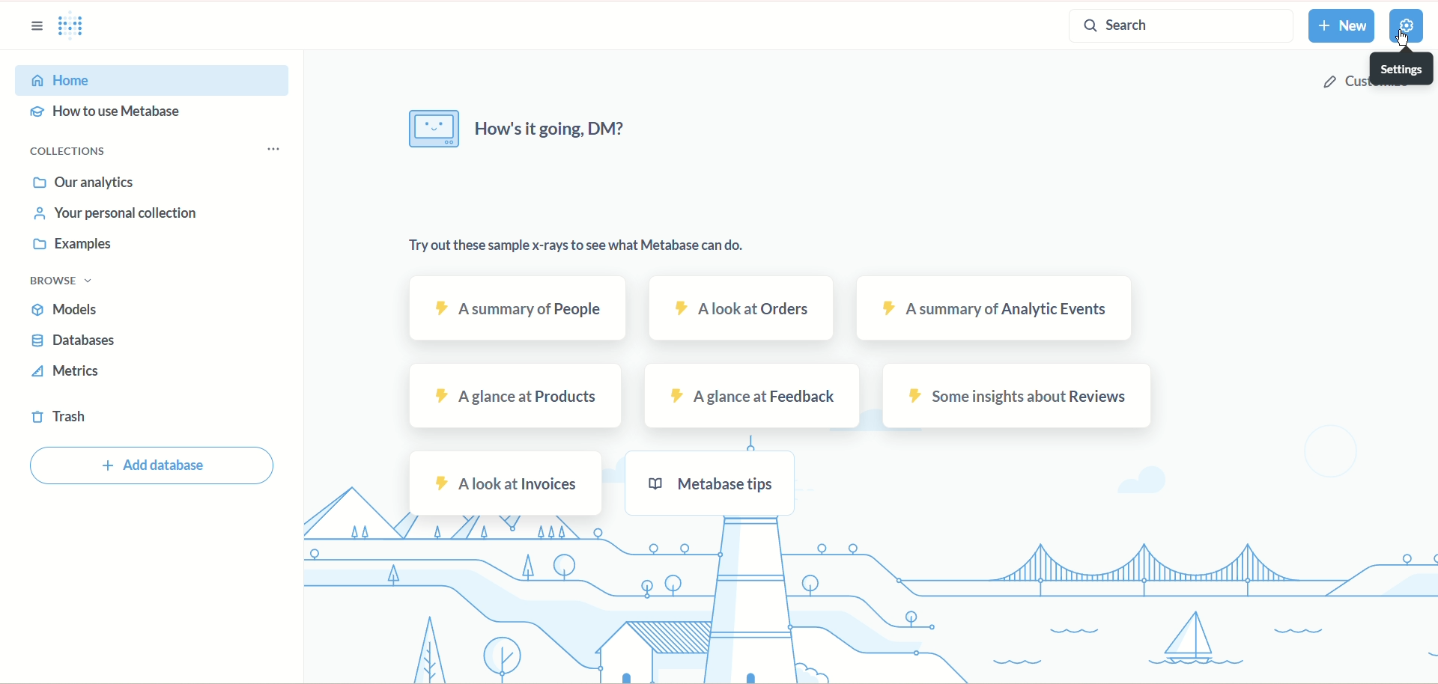 The width and height of the screenshot is (1438, 684). What do you see at coordinates (754, 399) in the screenshot?
I see `a glance at feedback` at bounding box center [754, 399].